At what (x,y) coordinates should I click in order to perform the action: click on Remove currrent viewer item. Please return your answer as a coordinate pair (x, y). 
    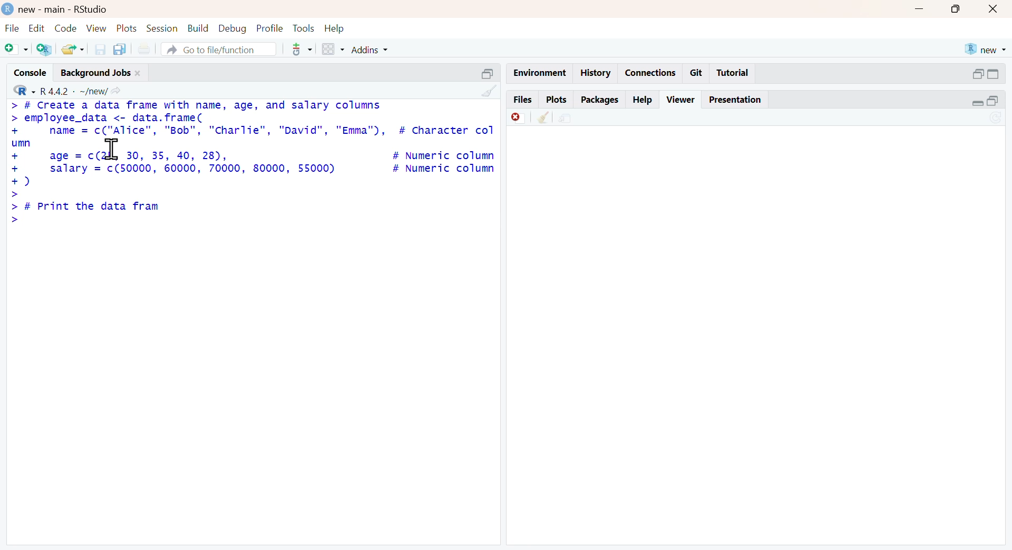
    Looking at the image, I should click on (515, 121).